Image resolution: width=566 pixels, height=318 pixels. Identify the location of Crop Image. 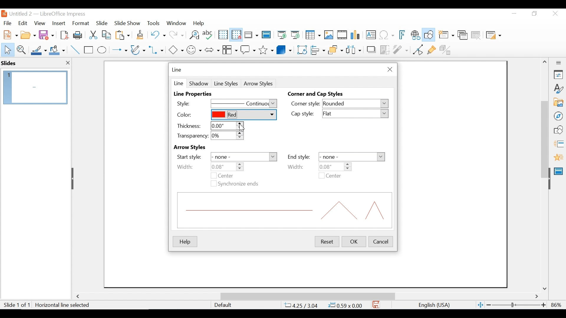
(385, 49).